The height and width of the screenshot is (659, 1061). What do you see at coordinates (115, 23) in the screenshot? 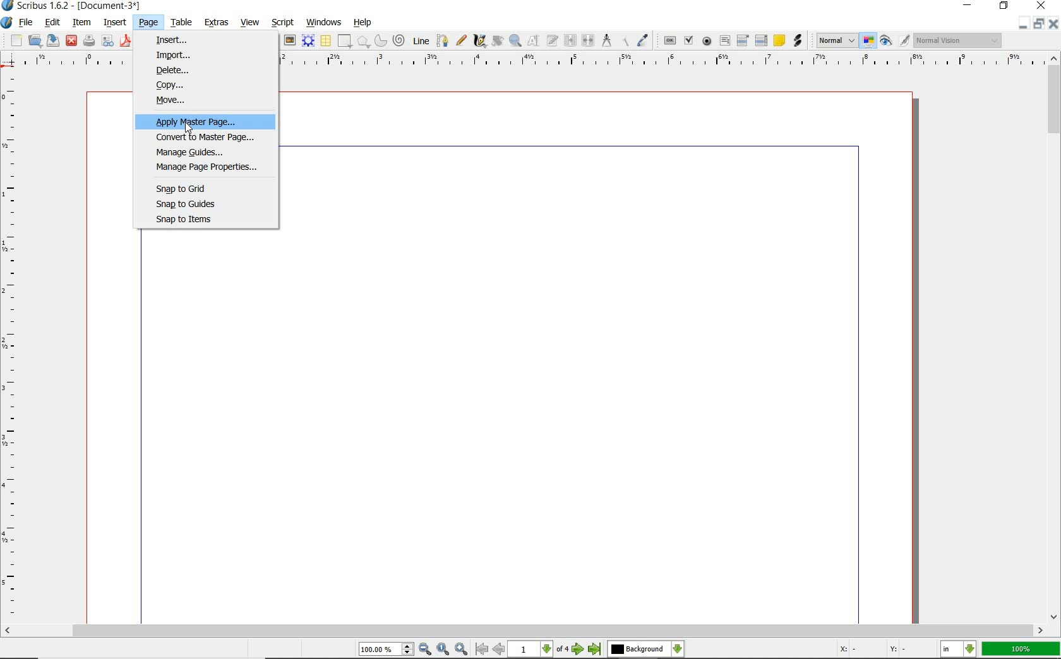
I see `insert` at bounding box center [115, 23].